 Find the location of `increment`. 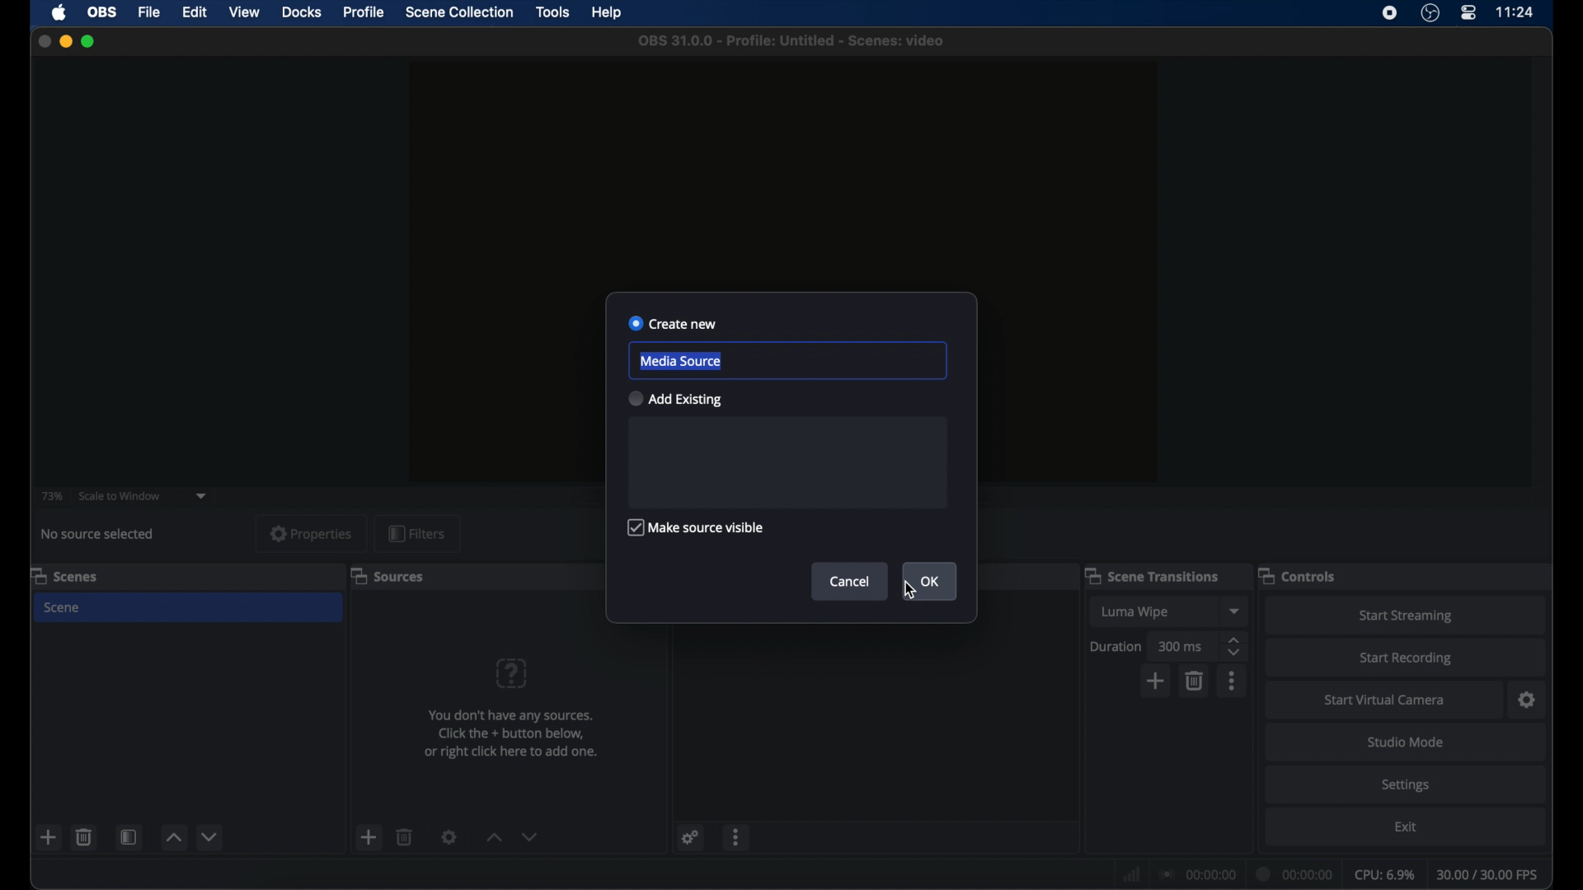

increment is located at coordinates (174, 839).